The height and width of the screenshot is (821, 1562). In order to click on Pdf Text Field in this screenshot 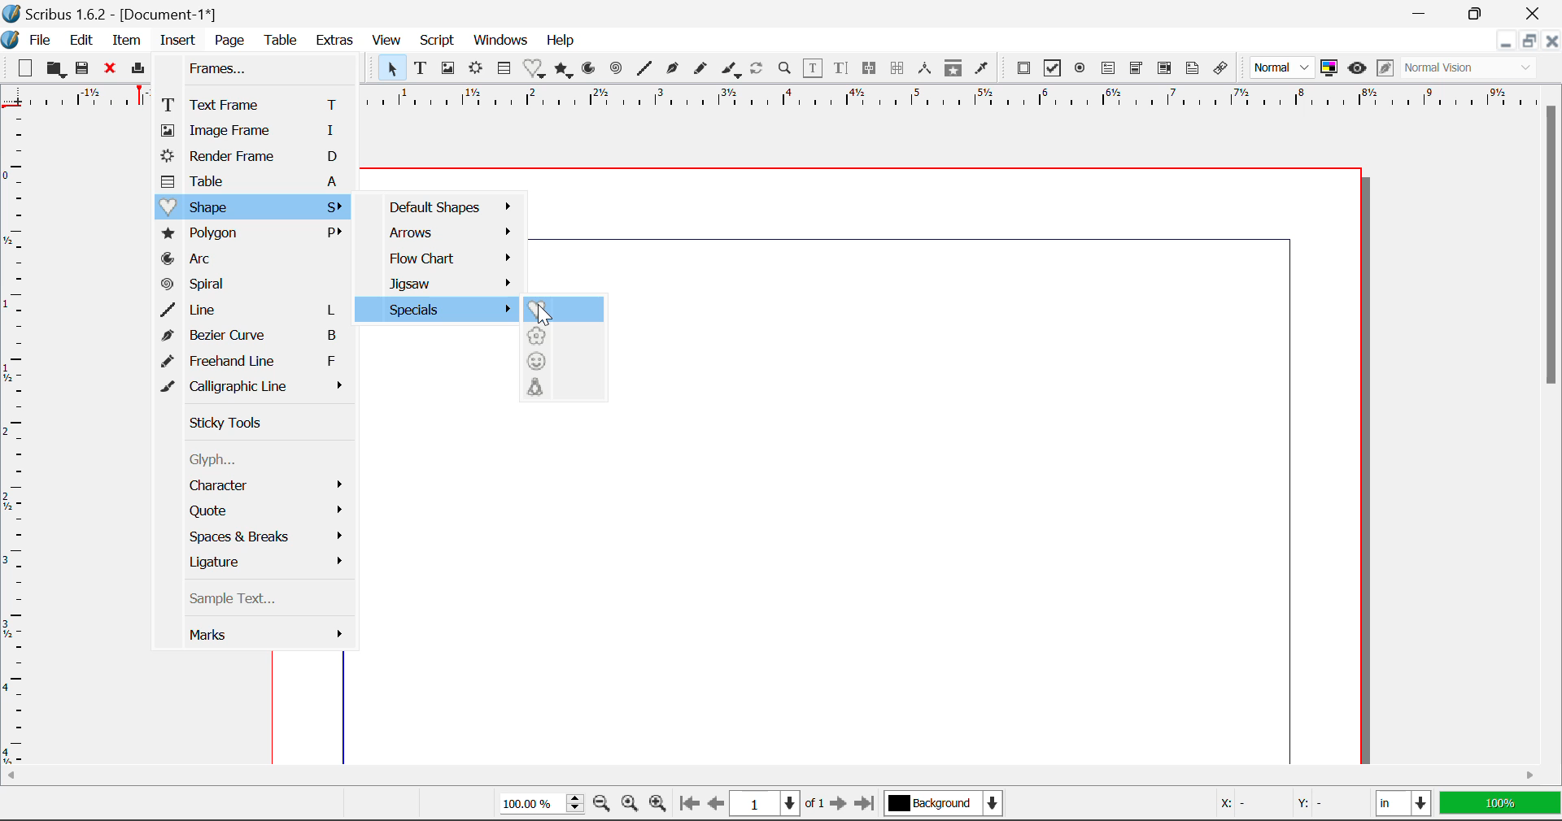, I will do `click(1109, 71)`.